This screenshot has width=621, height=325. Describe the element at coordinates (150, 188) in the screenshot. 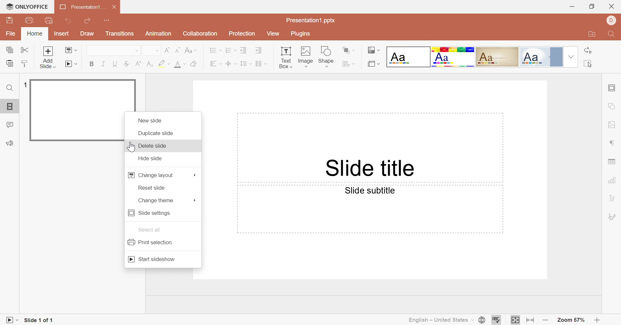

I see `Reset Slide` at that location.